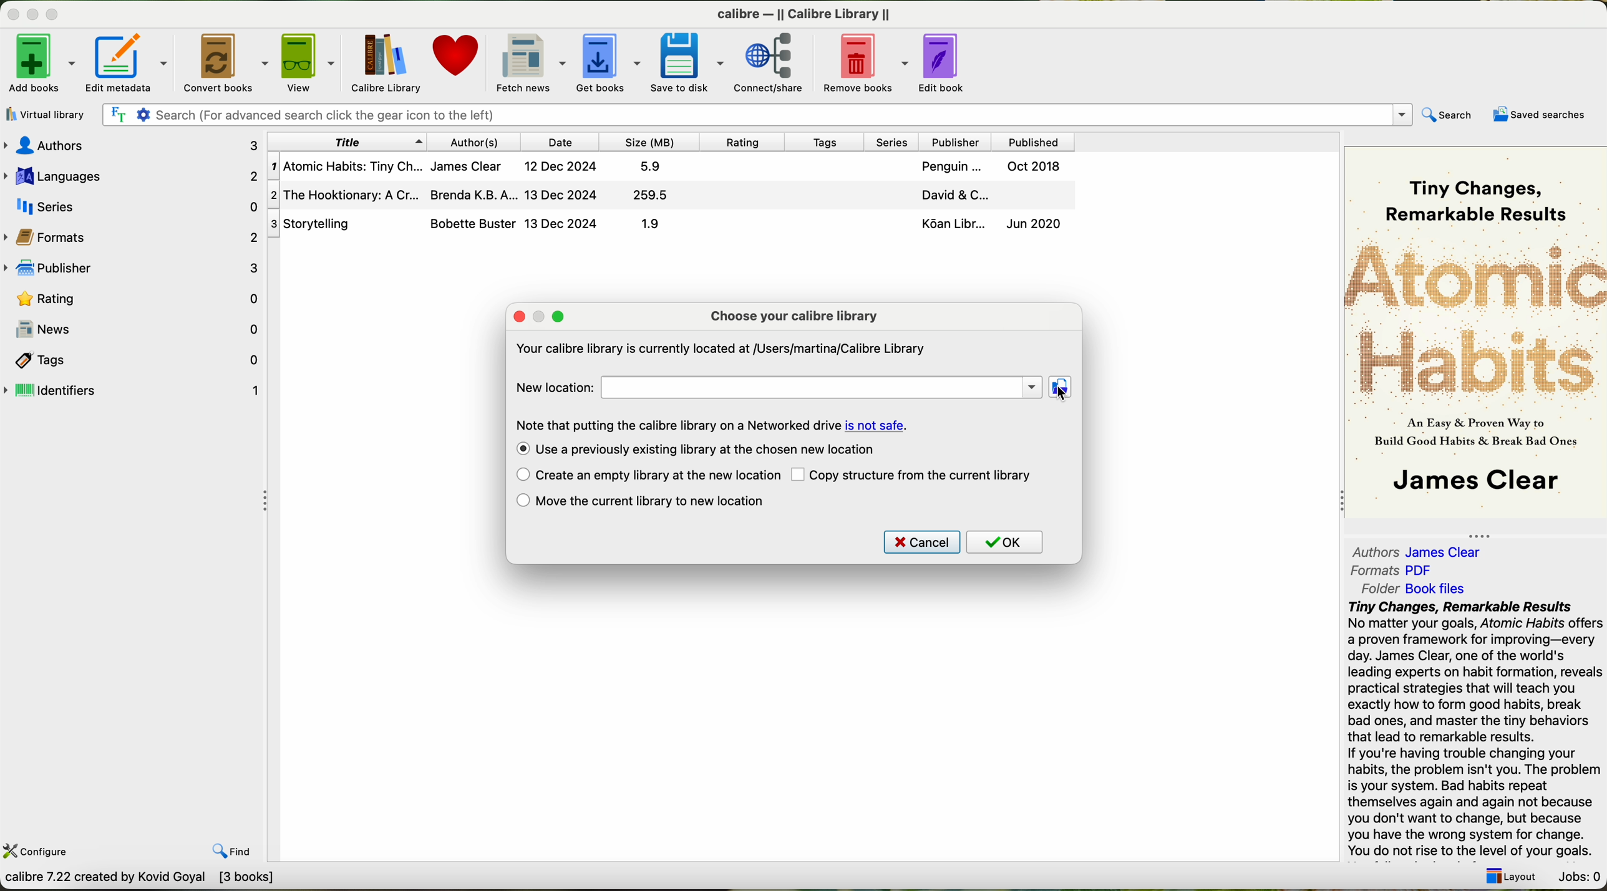 This screenshot has width=1607, height=891. Describe the element at coordinates (563, 142) in the screenshot. I see `date` at that location.